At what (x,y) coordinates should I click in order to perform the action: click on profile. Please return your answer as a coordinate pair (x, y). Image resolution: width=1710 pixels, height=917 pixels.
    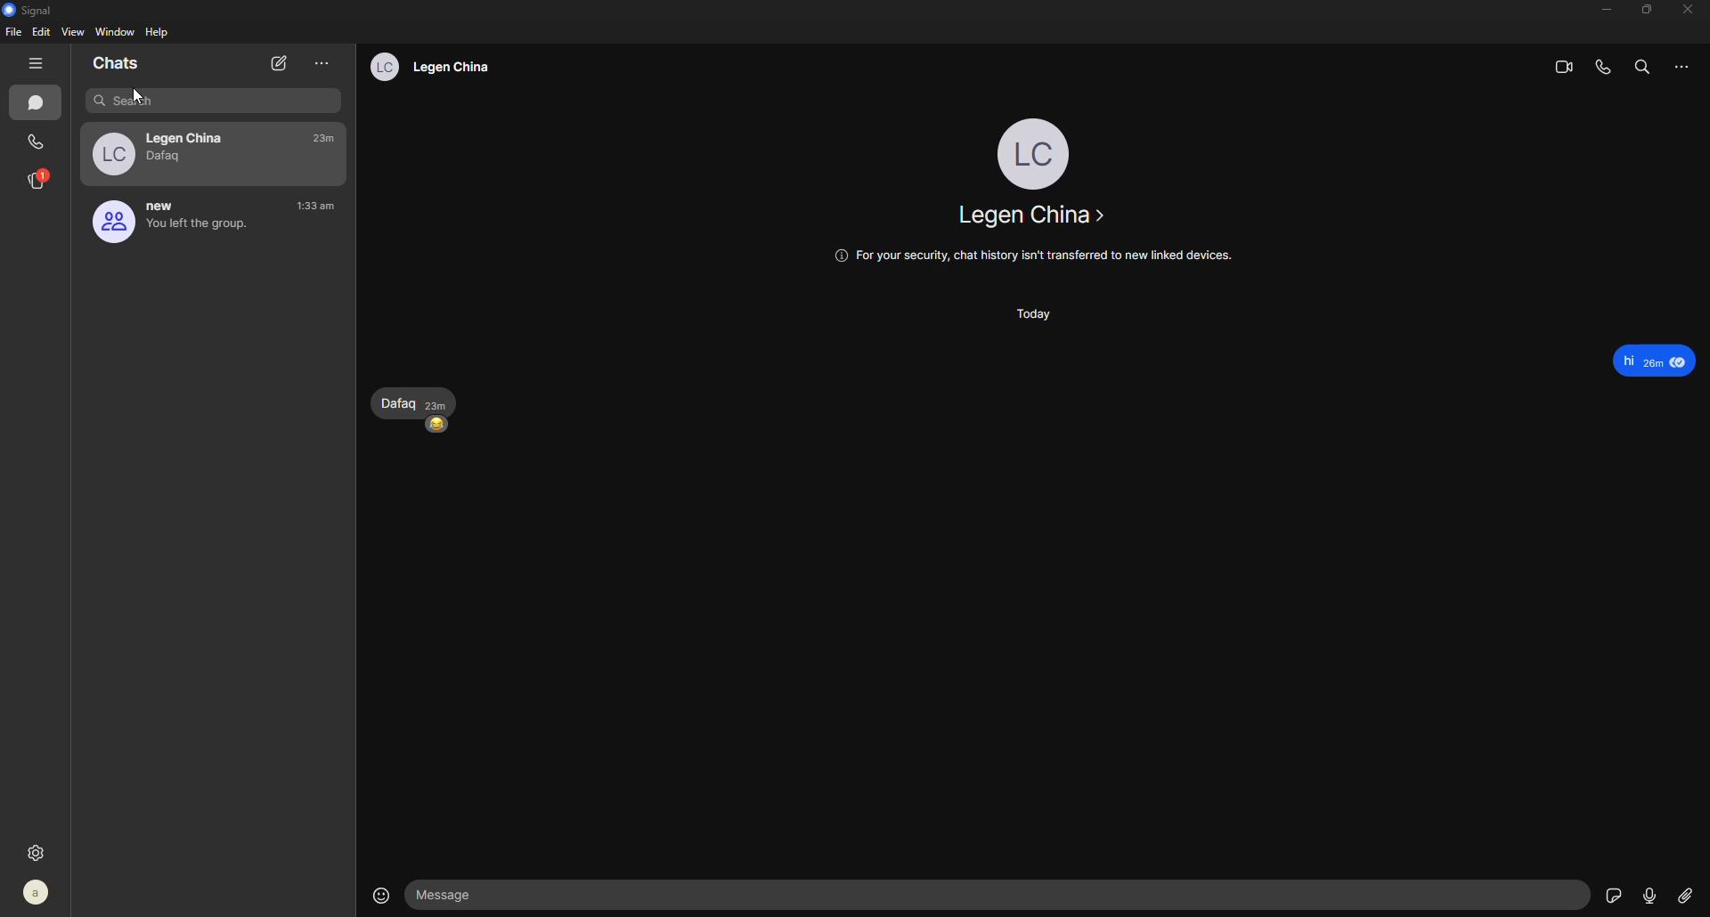
    Looking at the image, I should click on (111, 223).